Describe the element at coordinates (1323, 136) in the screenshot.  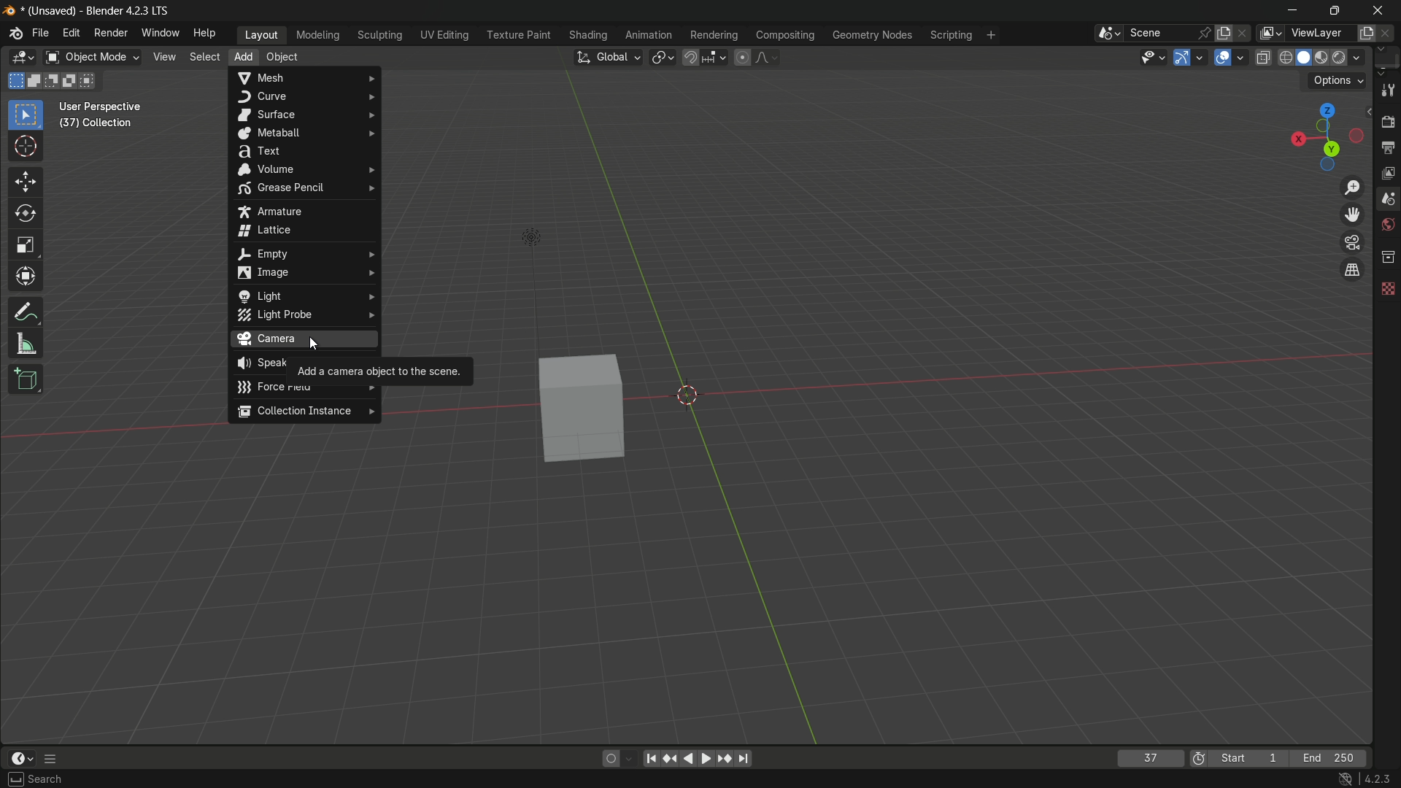
I see `viewport preset` at that location.